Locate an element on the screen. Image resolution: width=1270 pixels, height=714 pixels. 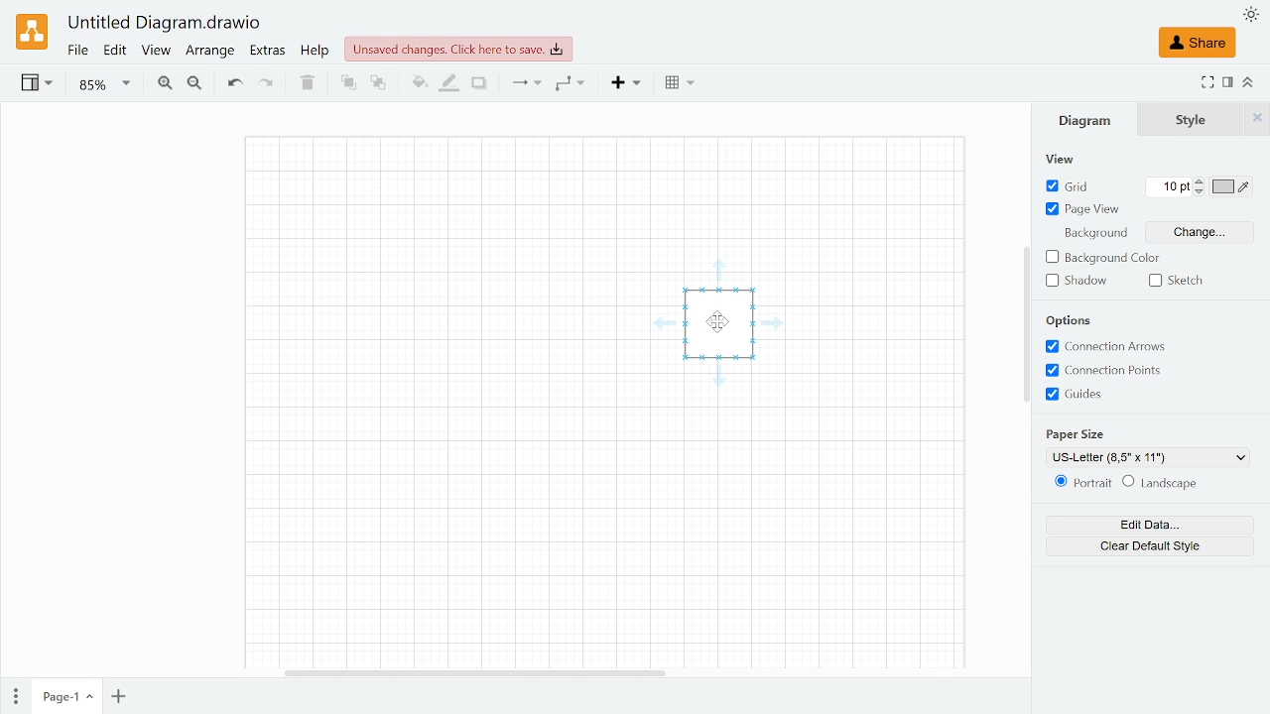
Connection points is located at coordinates (1103, 371).